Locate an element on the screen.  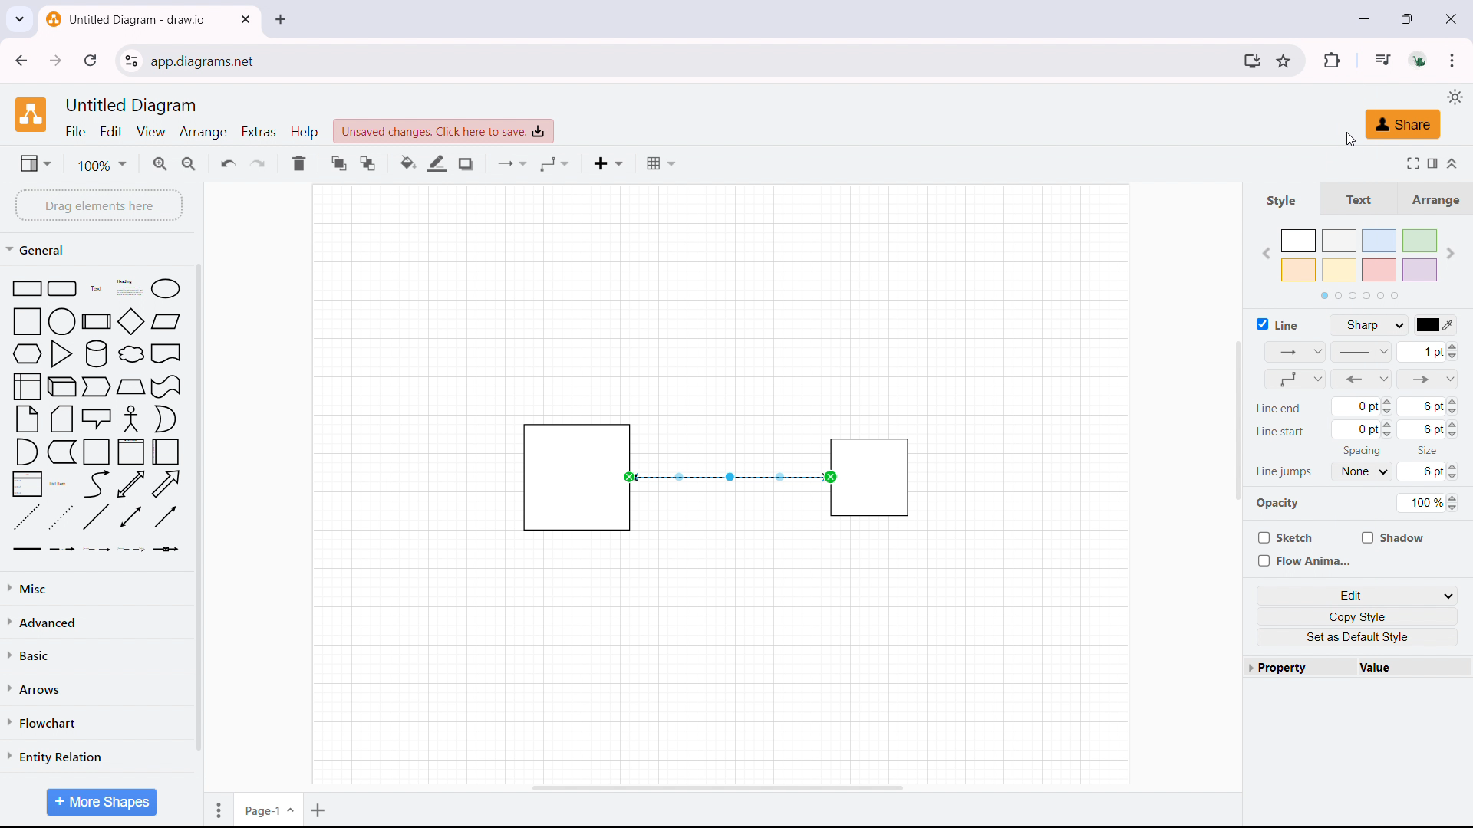
edit is located at coordinates (1358, 595).